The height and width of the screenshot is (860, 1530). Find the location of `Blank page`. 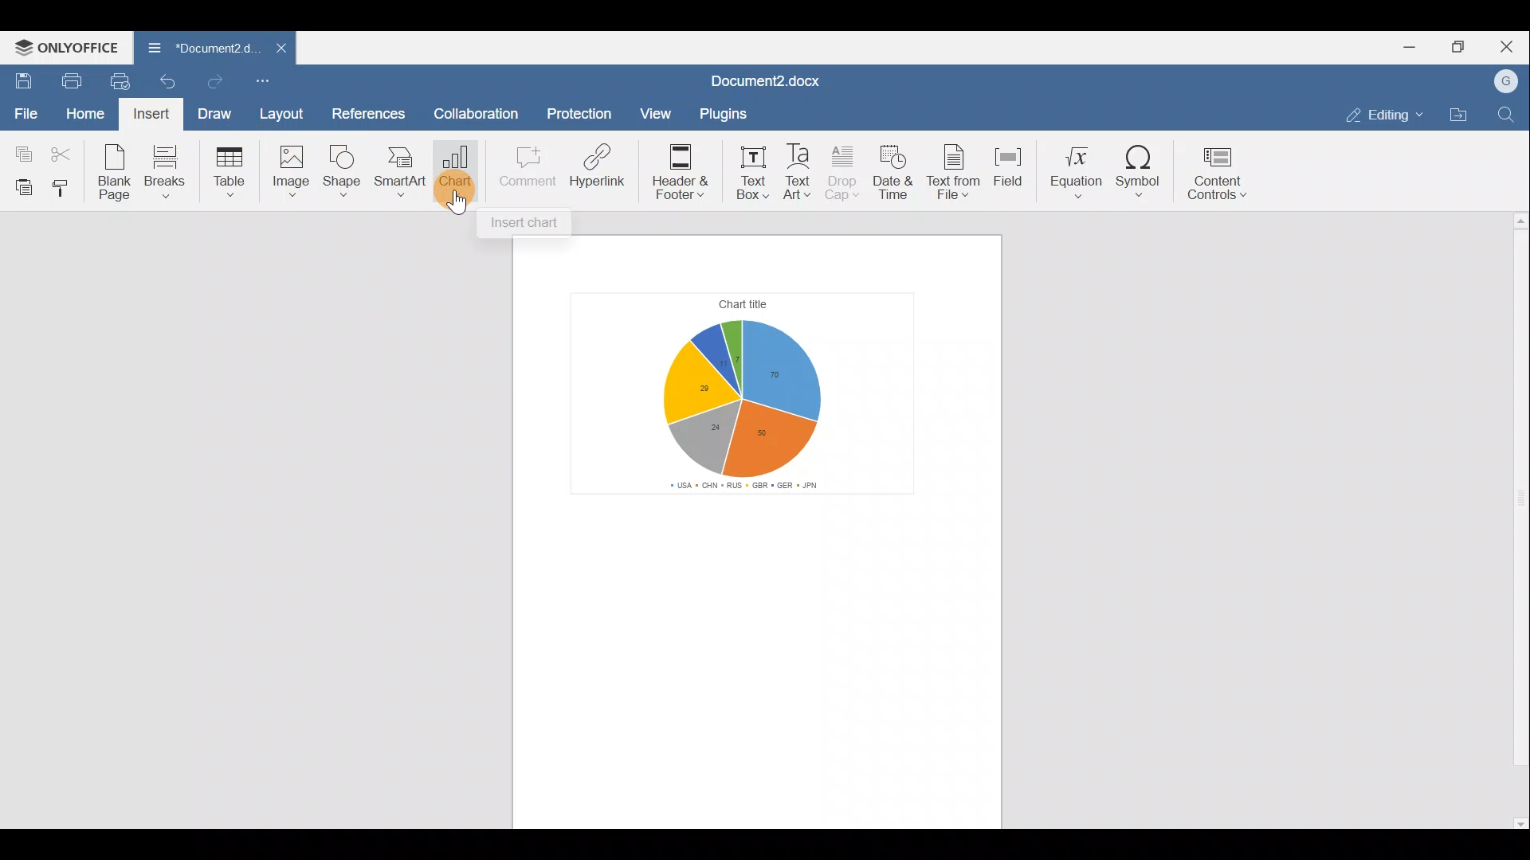

Blank page is located at coordinates (116, 174).